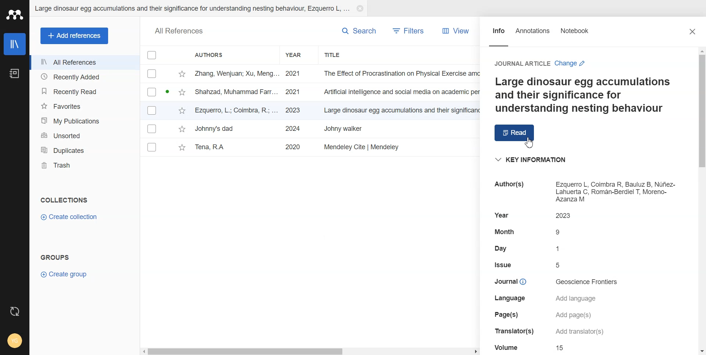  What do you see at coordinates (83, 91) in the screenshot?
I see `Recently Read` at bounding box center [83, 91].